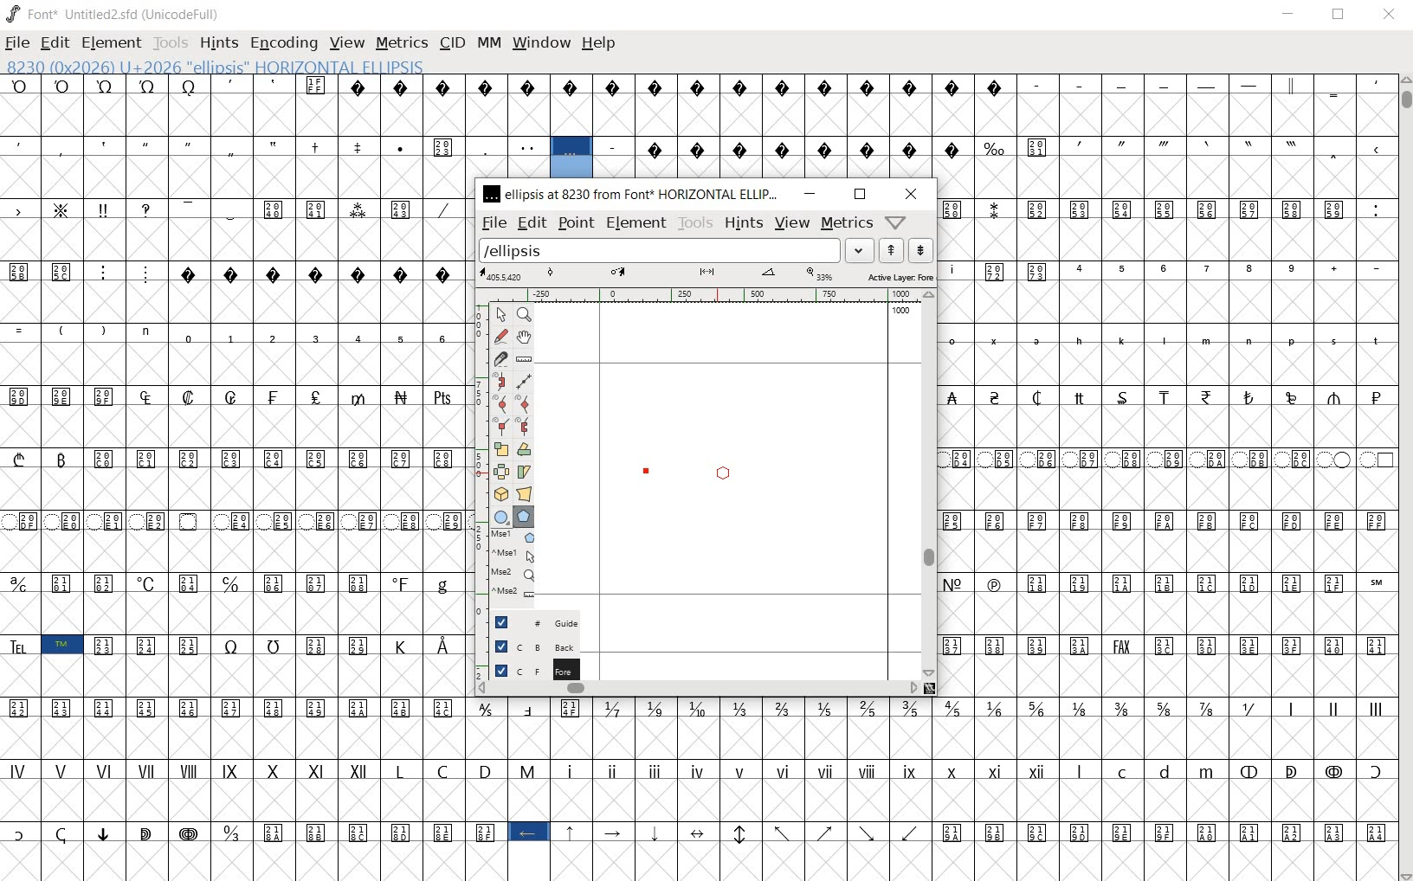 Image resolution: width=1413 pixels, height=881 pixels. What do you see at coordinates (861, 195) in the screenshot?
I see `restore` at bounding box center [861, 195].